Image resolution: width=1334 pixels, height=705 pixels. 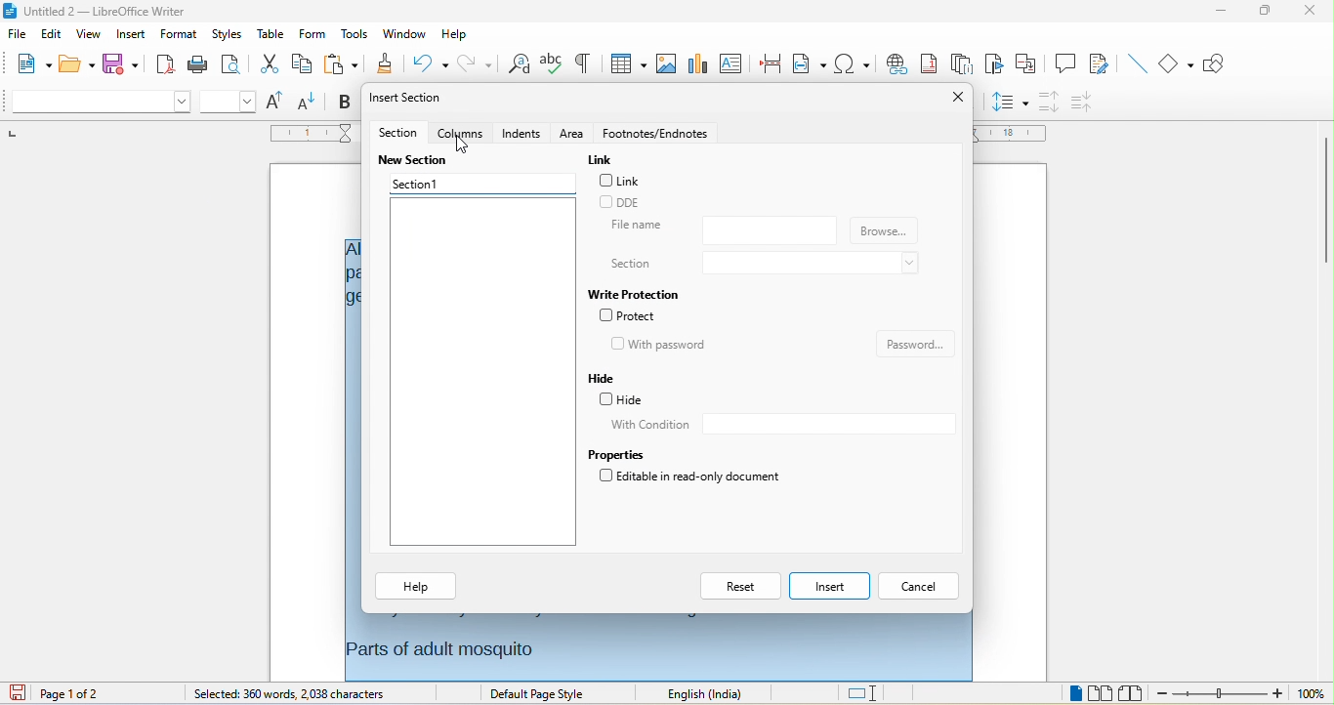 What do you see at coordinates (964, 65) in the screenshot?
I see `endnote` at bounding box center [964, 65].